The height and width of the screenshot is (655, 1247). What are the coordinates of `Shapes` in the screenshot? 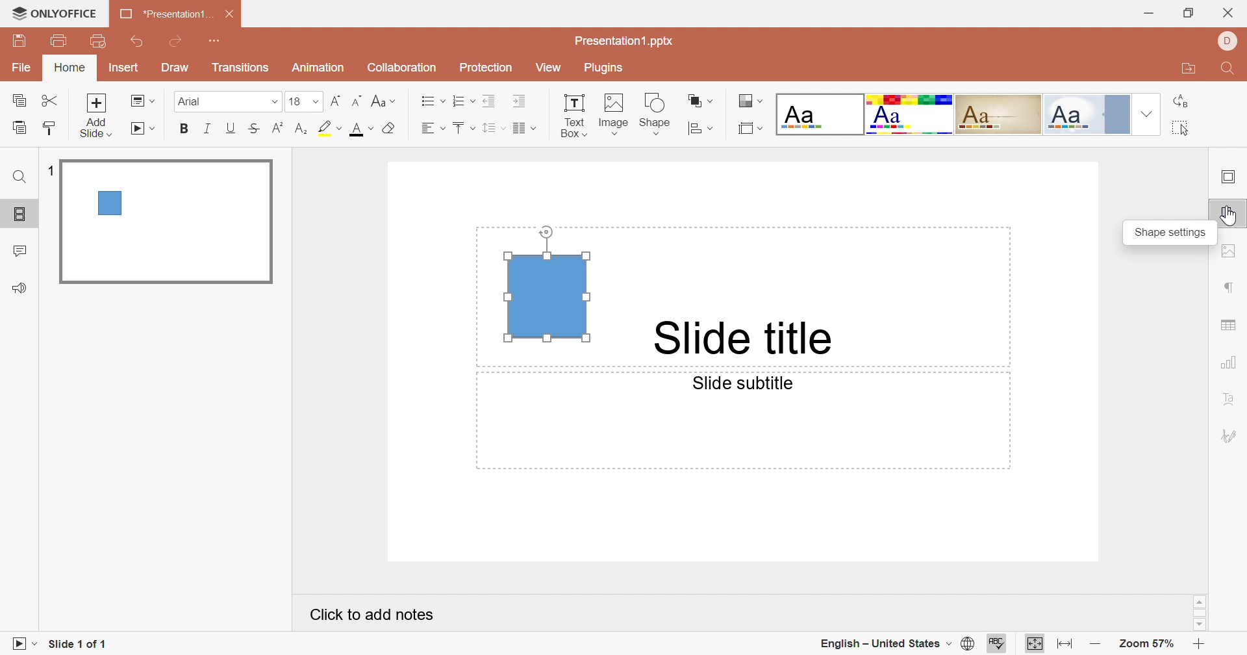 It's located at (658, 113).